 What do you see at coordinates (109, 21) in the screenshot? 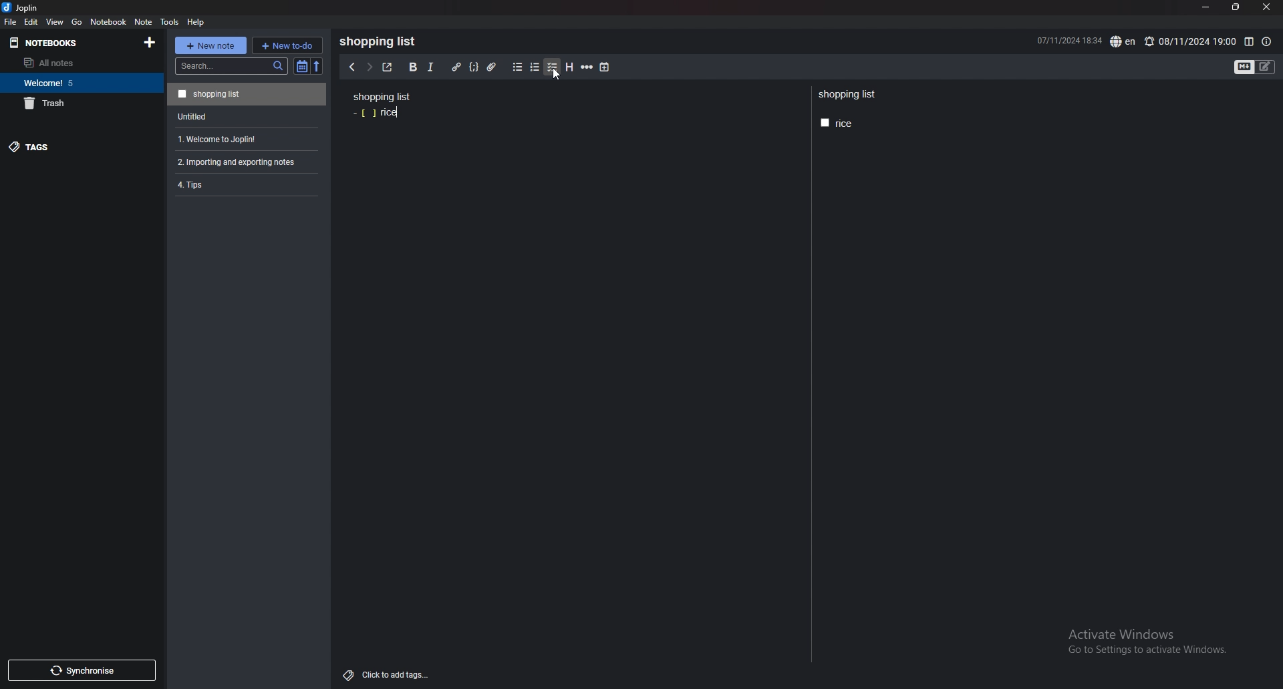
I see `notebook` at bounding box center [109, 21].